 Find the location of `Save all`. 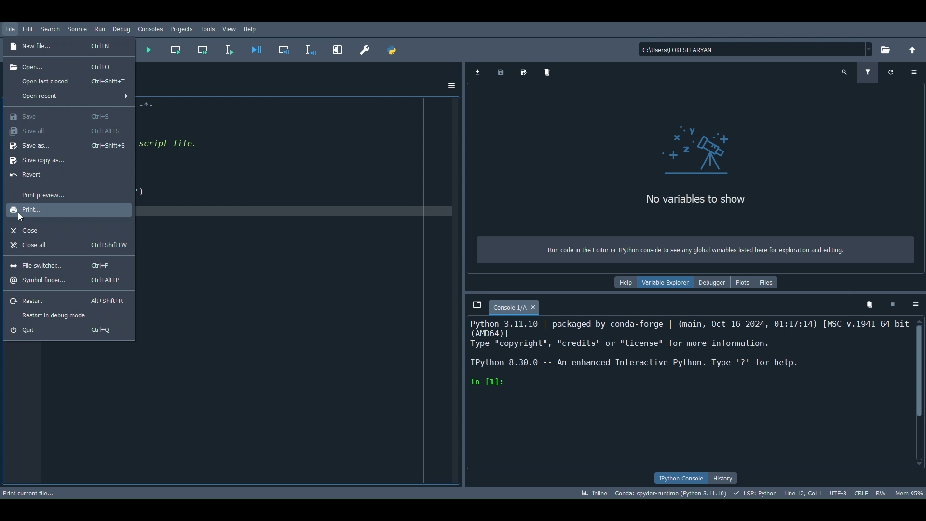

Save all is located at coordinates (65, 132).